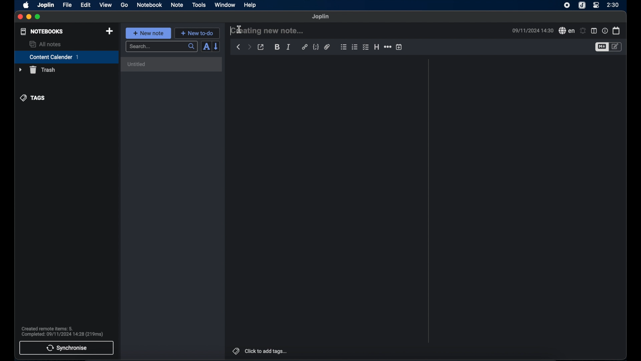 The height and width of the screenshot is (361, 641). What do you see at coordinates (613, 5) in the screenshot?
I see `2:30(time)` at bounding box center [613, 5].